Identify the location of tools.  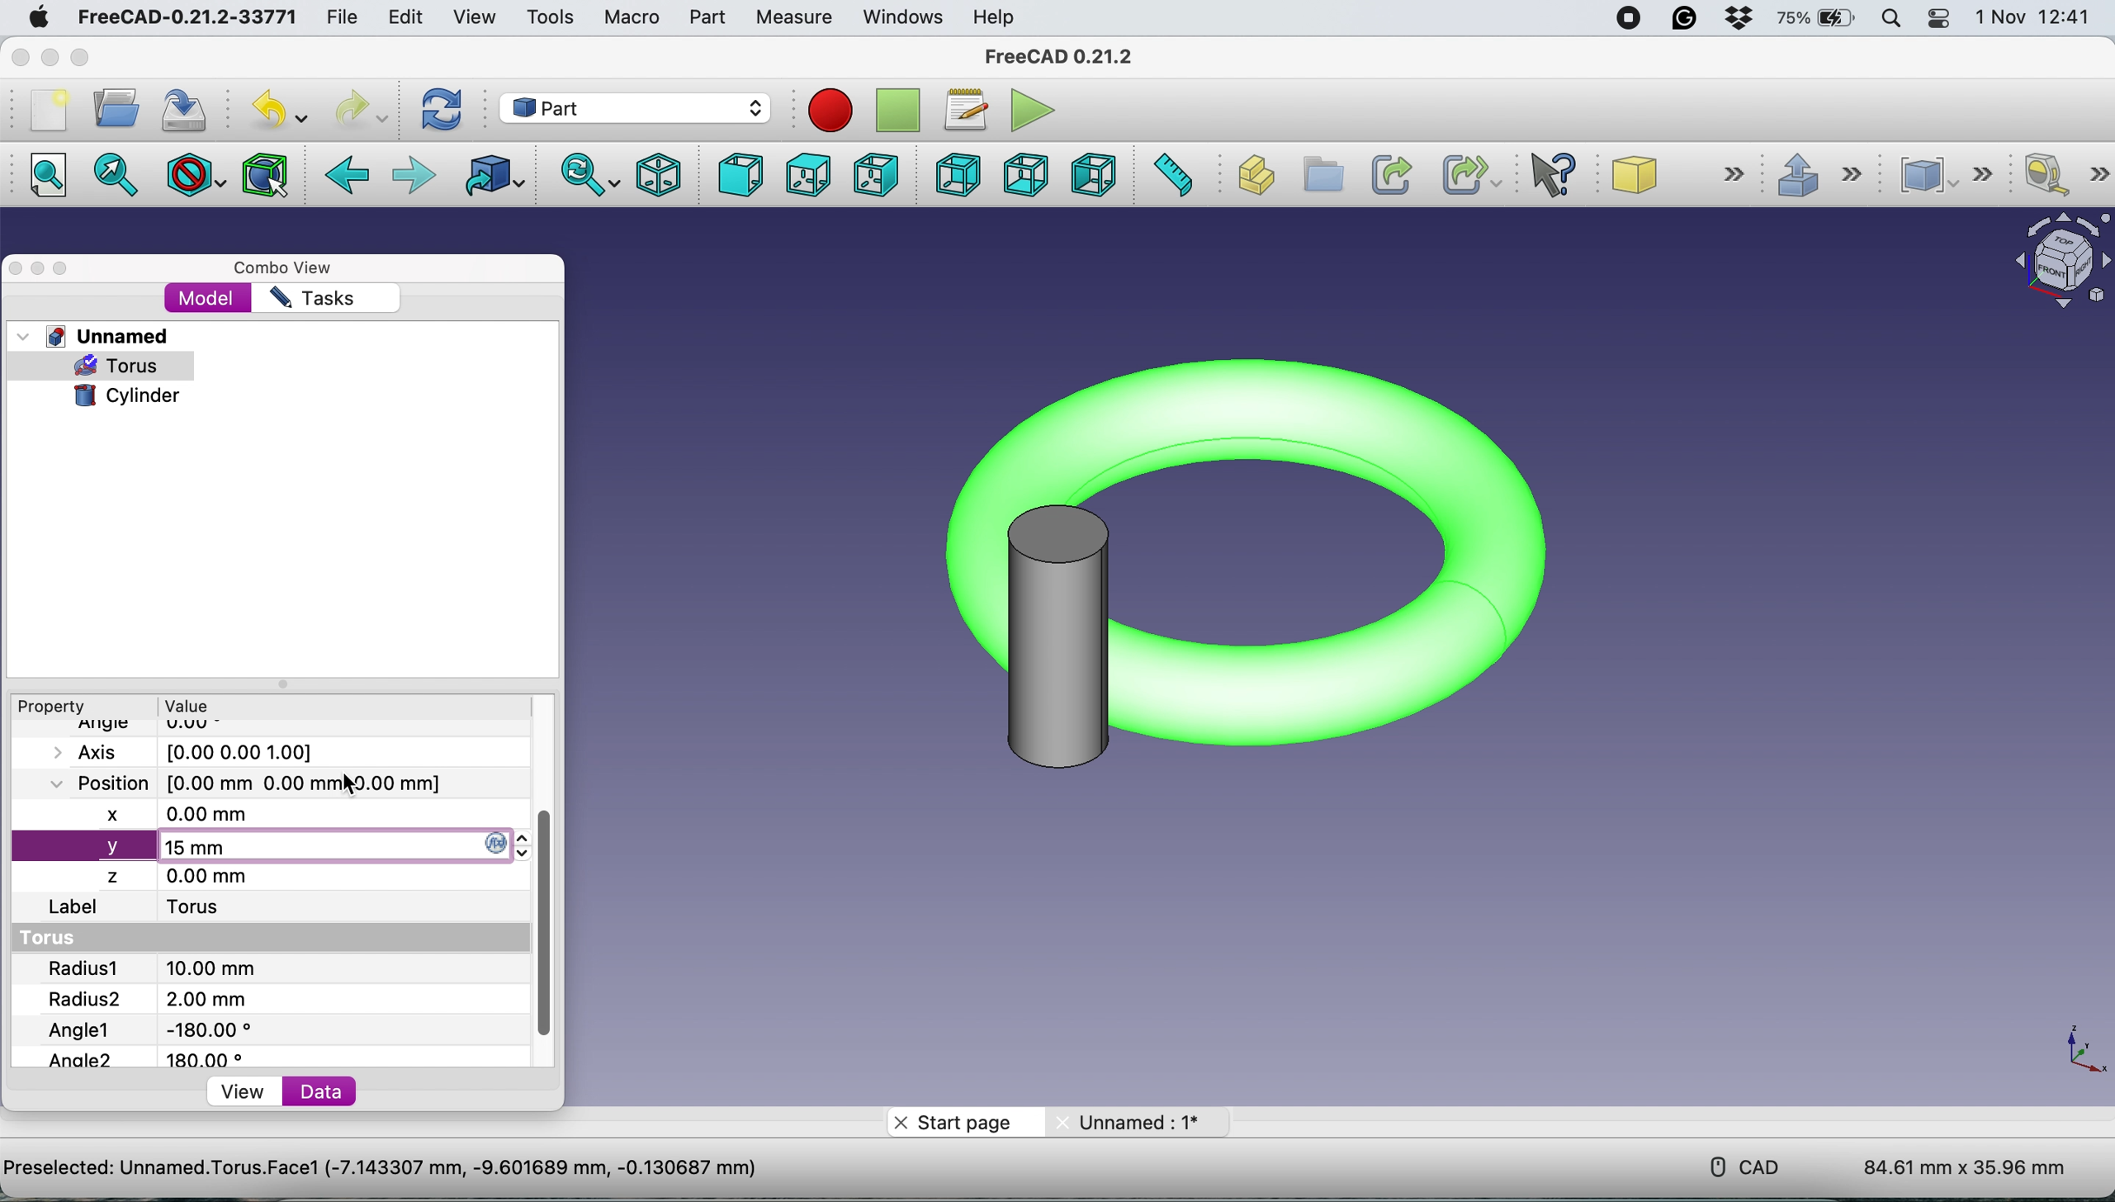
(551, 18).